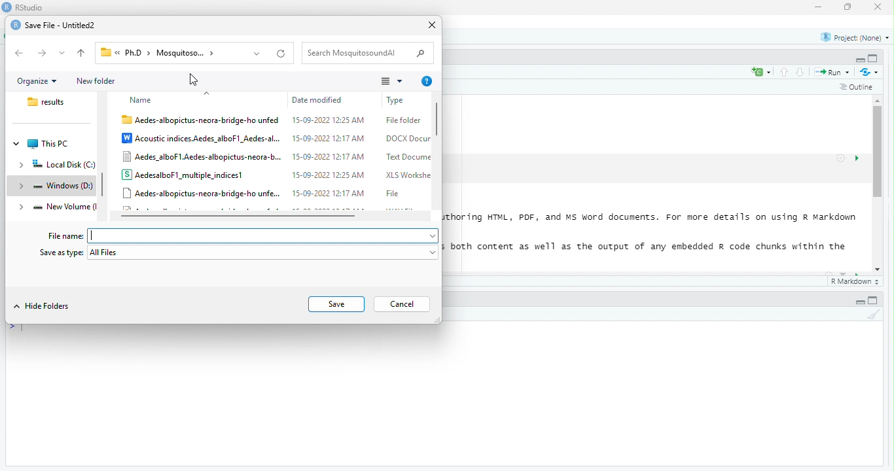 The height and width of the screenshot is (471, 894). Describe the element at coordinates (61, 26) in the screenshot. I see `Save File - Untitled2` at that location.